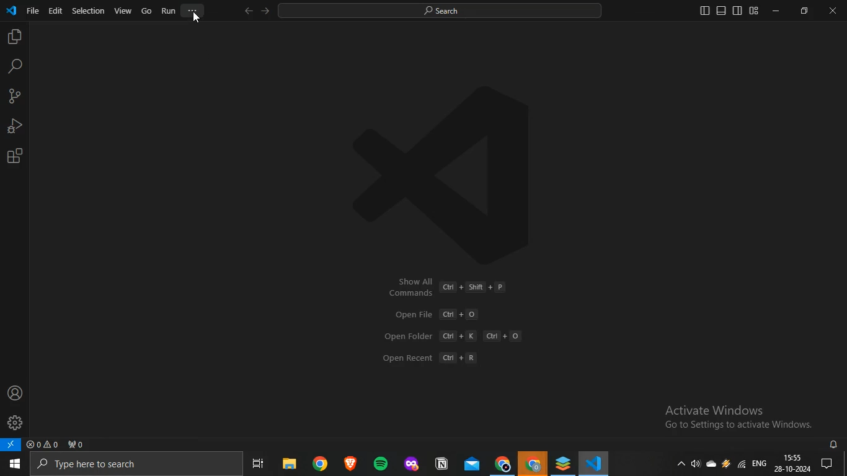  What do you see at coordinates (55, 11) in the screenshot?
I see `edit` at bounding box center [55, 11].